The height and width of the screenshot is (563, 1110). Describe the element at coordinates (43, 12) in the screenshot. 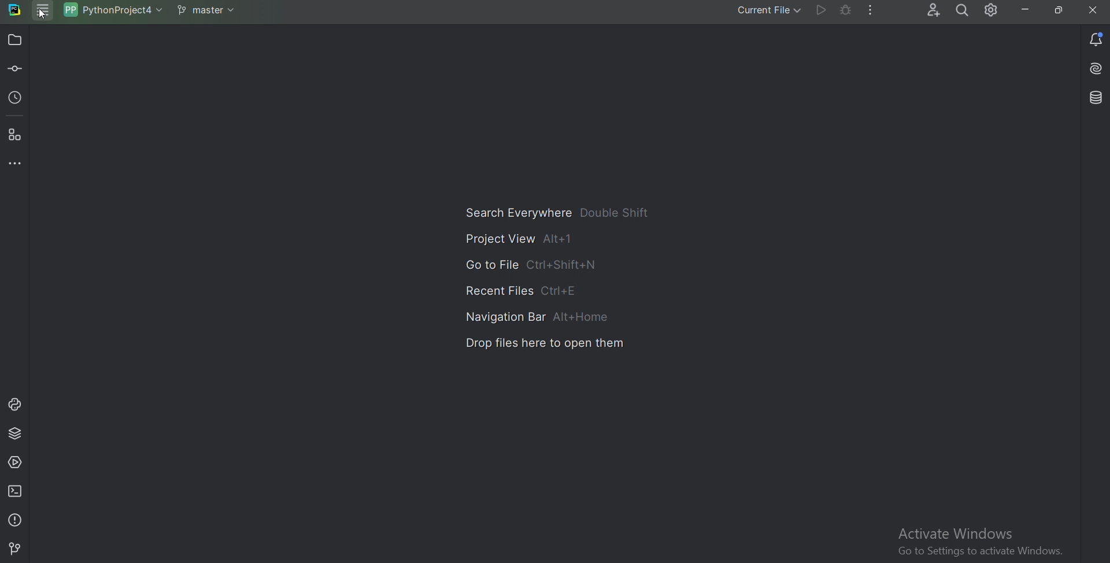

I see `Main menu` at that location.